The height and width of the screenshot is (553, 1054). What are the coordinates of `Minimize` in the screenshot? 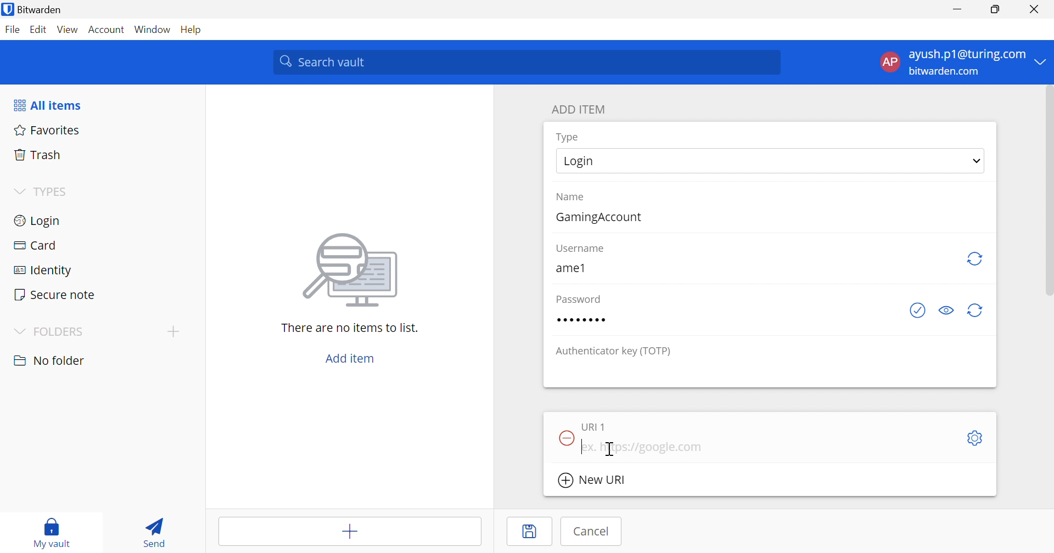 It's located at (957, 10).